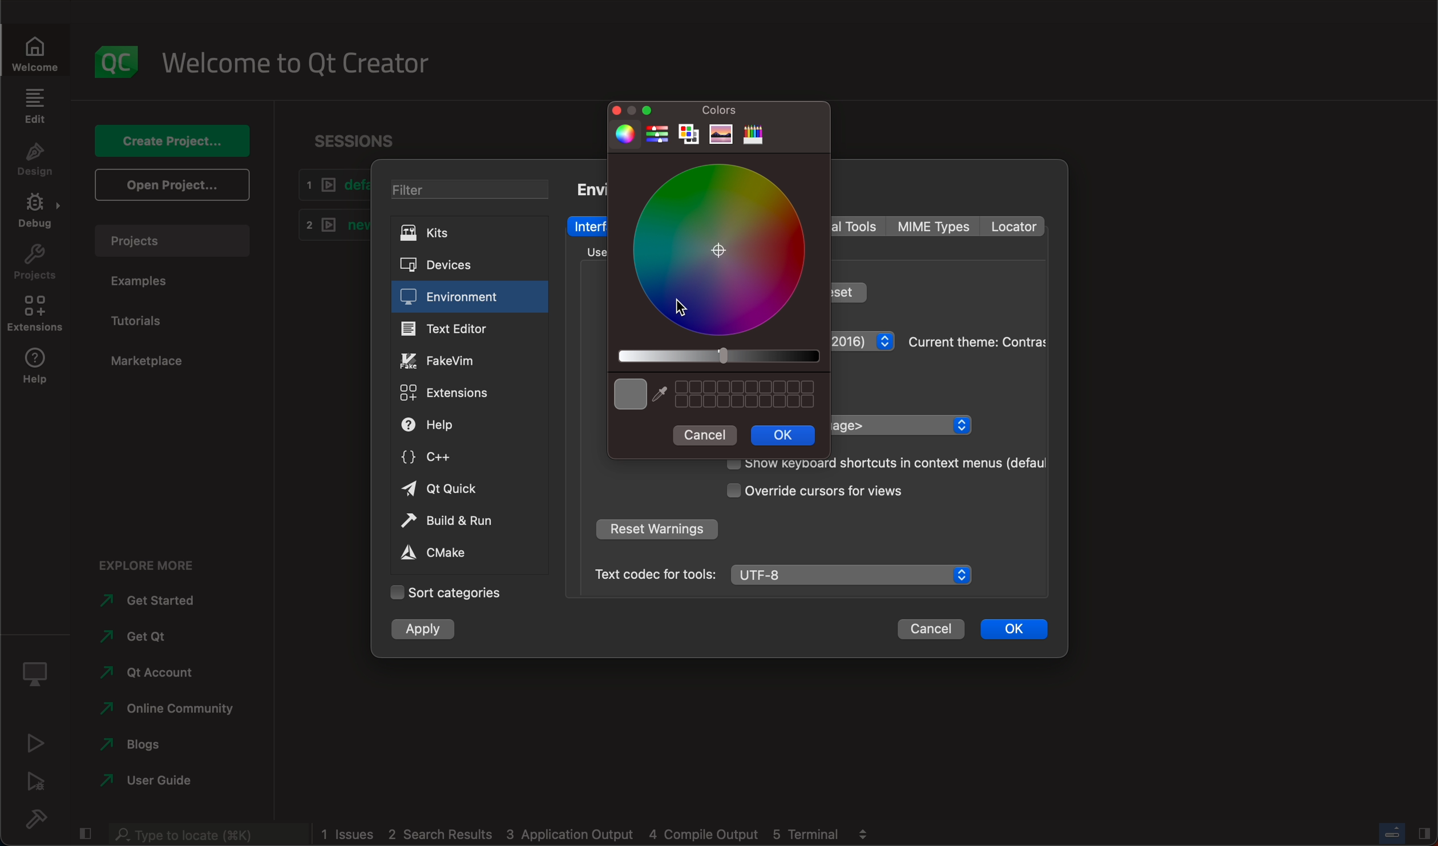  What do you see at coordinates (935, 227) in the screenshot?
I see `MIME` at bounding box center [935, 227].